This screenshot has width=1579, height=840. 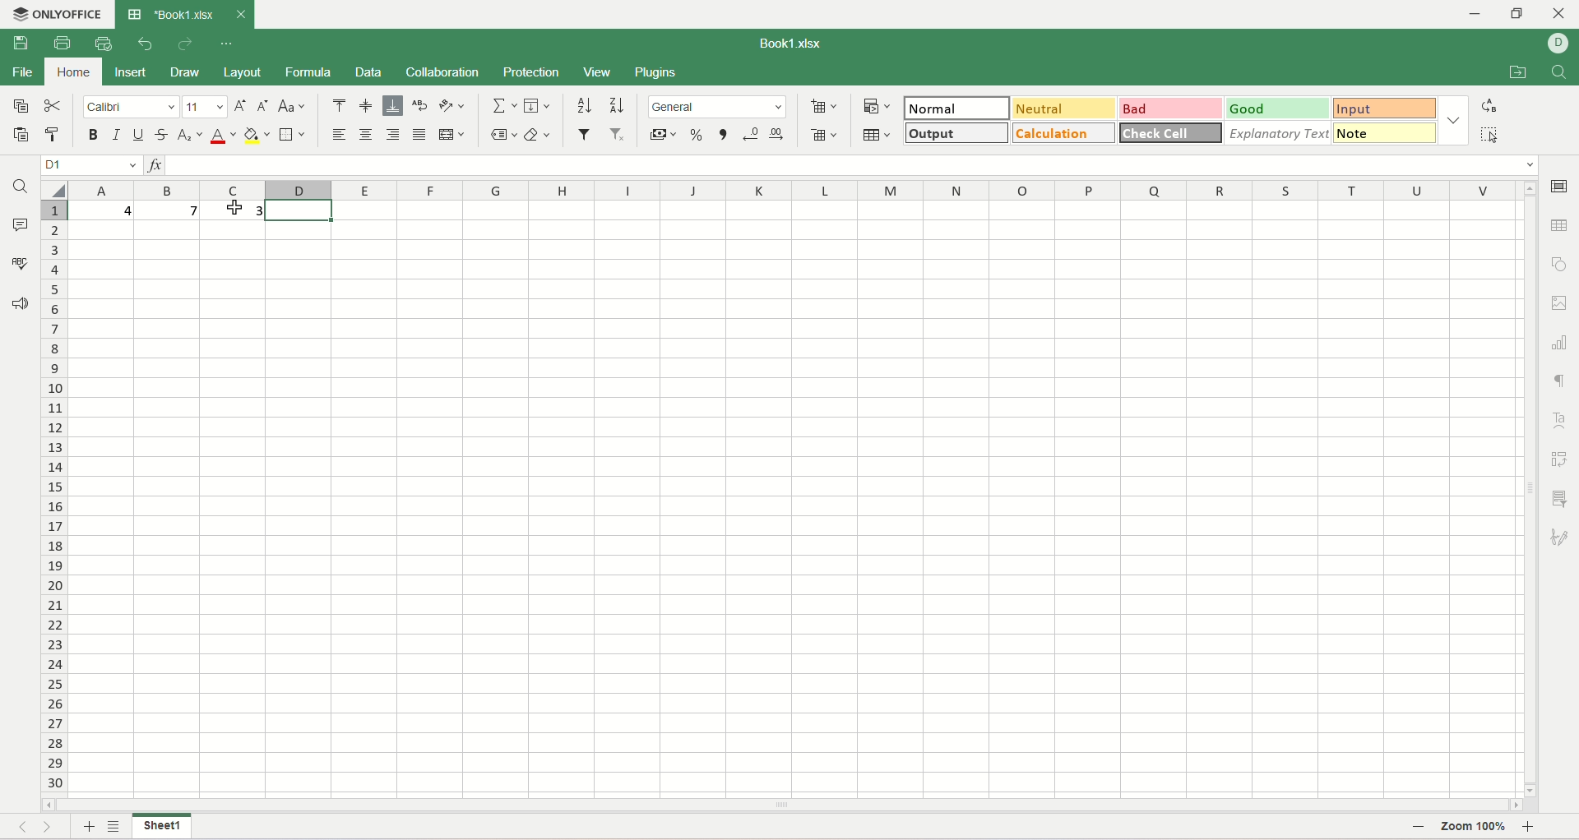 I want to click on cell settings, so click(x=1560, y=188).